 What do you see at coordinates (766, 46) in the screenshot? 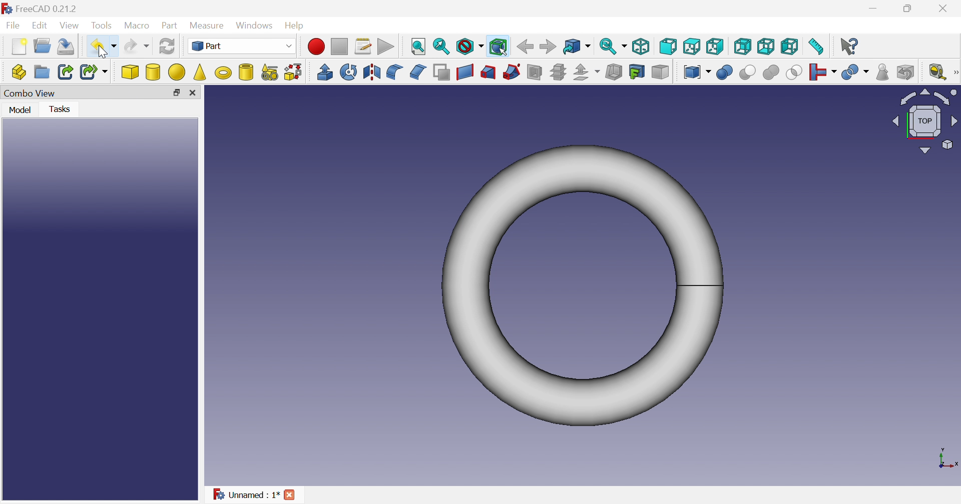
I see `Rear` at bounding box center [766, 46].